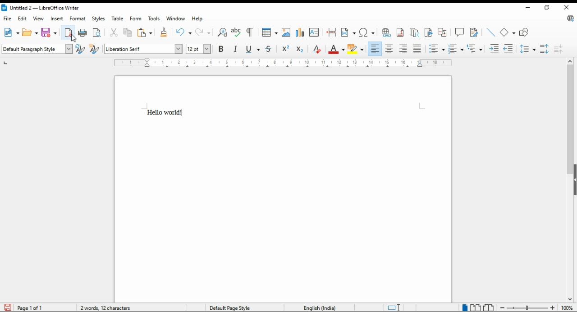 Image resolution: width=577 pixels, height=312 pixels. Describe the element at coordinates (97, 32) in the screenshot. I see `toggle print preview` at that location.